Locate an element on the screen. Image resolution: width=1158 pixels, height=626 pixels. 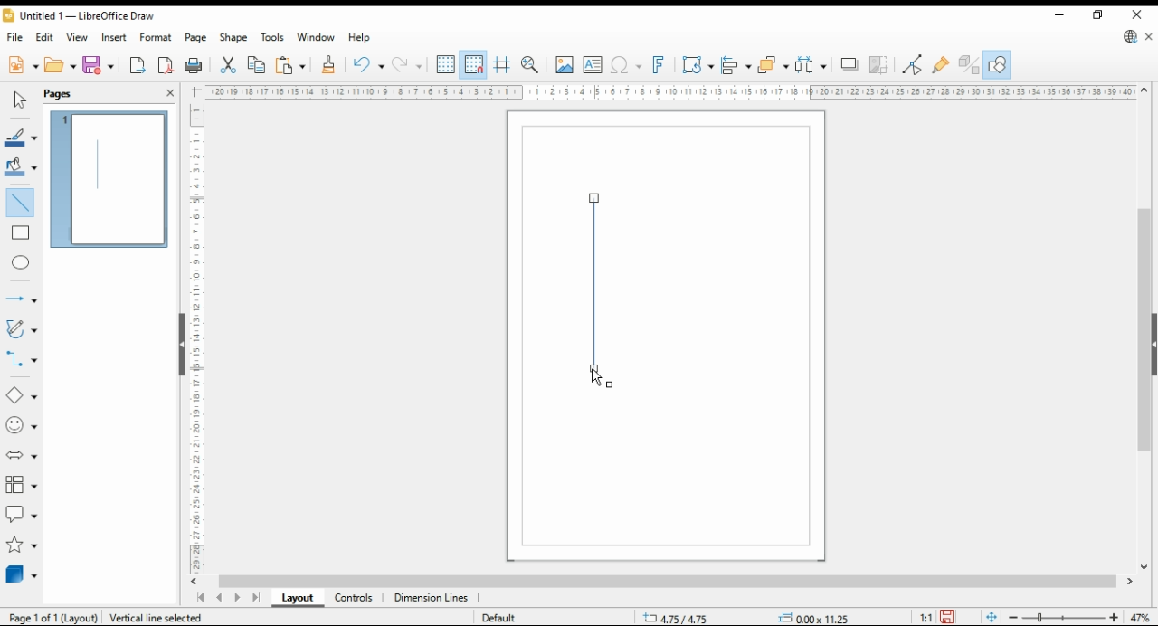
export as PDF is located at coordinates (166, 65).